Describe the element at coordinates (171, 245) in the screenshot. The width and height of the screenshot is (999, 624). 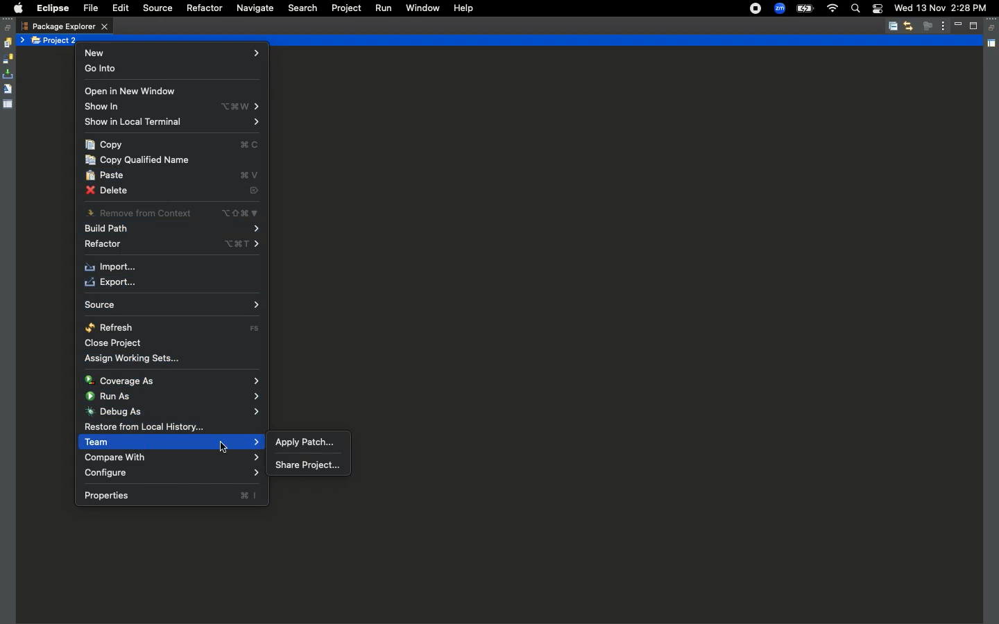
I see `Refactor` at that location.